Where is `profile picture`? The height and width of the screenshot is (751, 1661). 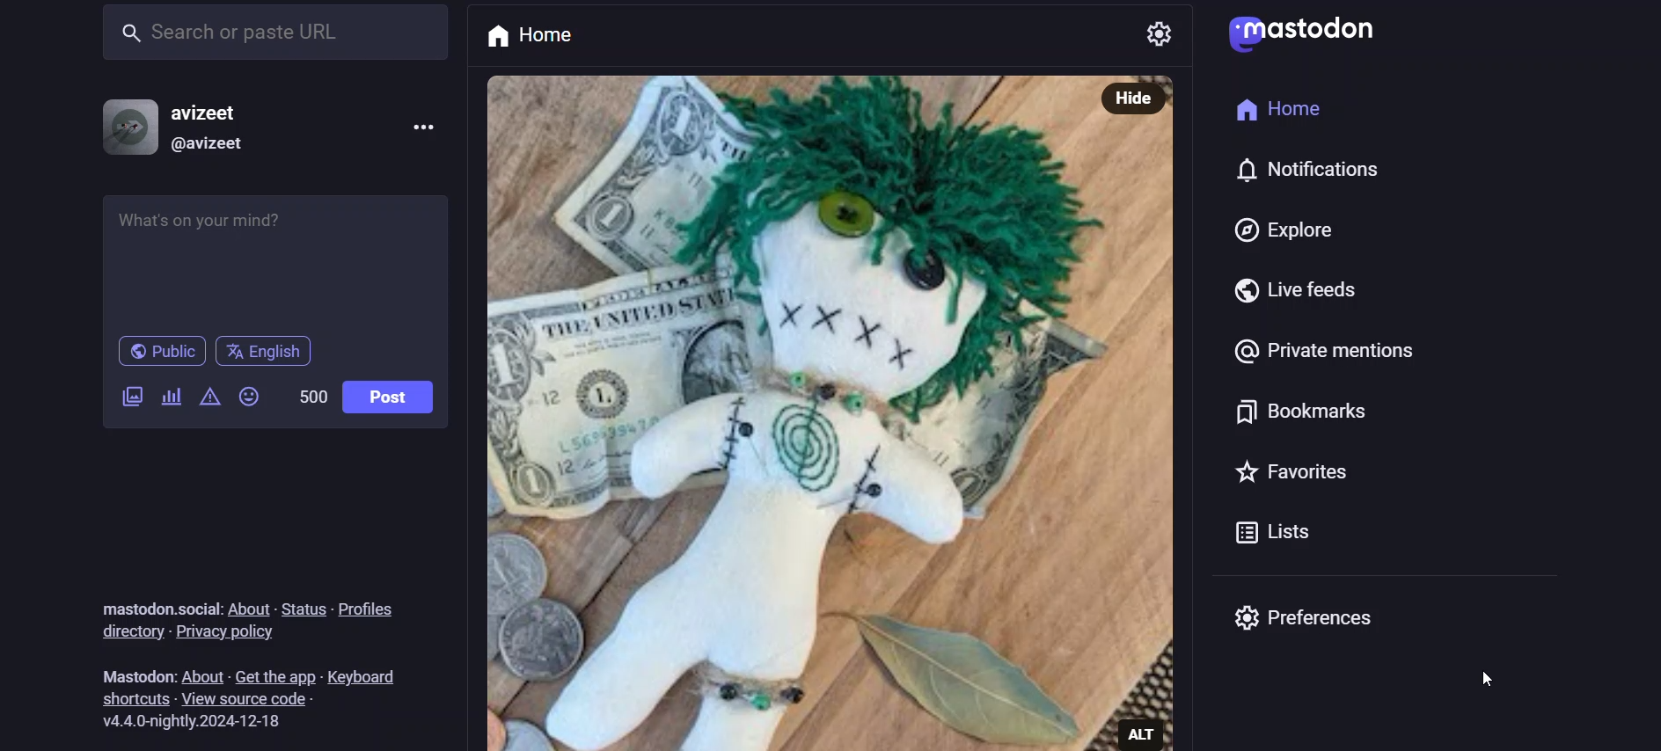 profile picture is located at coordinates (131, 128).